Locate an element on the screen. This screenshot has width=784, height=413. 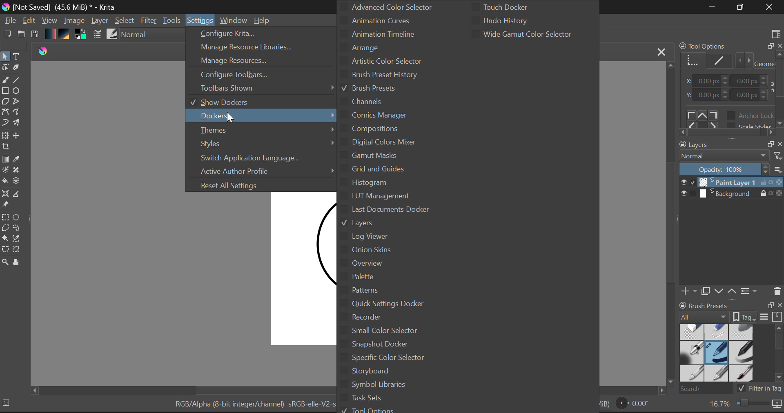
Close is located at coordinates (771, 7).